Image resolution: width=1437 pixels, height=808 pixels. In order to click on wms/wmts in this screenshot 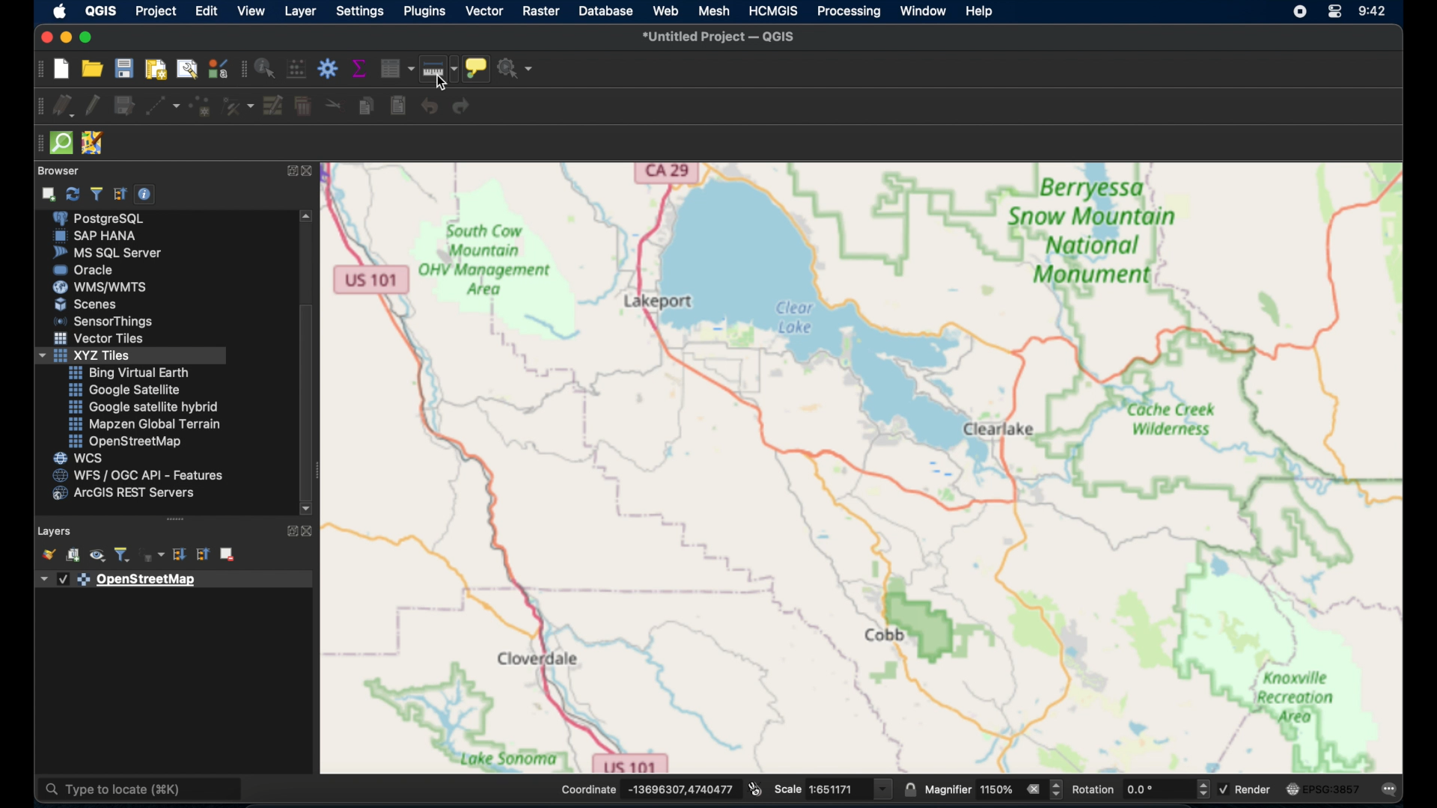, I will do `click(102, 287)`.